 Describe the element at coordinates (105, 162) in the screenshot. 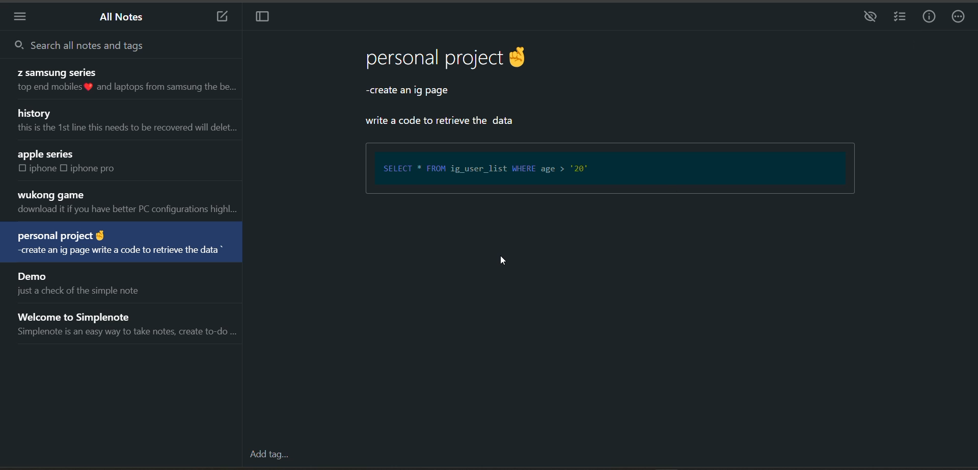

I see `note title  and preview` at that location.